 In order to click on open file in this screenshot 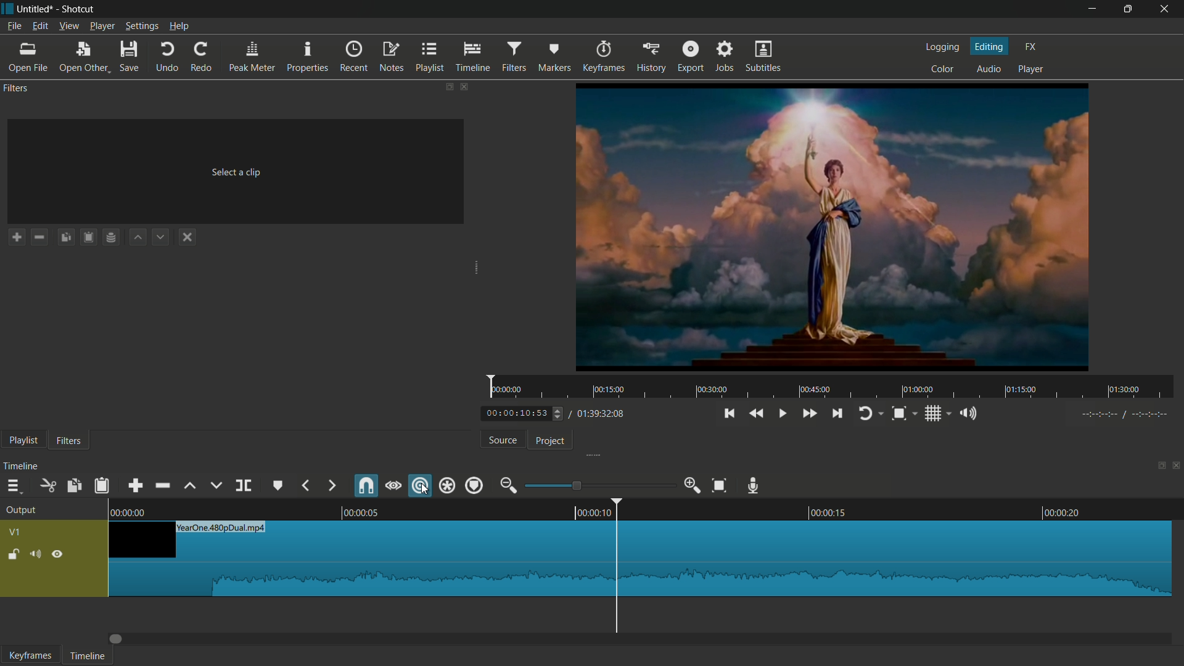, I will do `click(27, 57)`.